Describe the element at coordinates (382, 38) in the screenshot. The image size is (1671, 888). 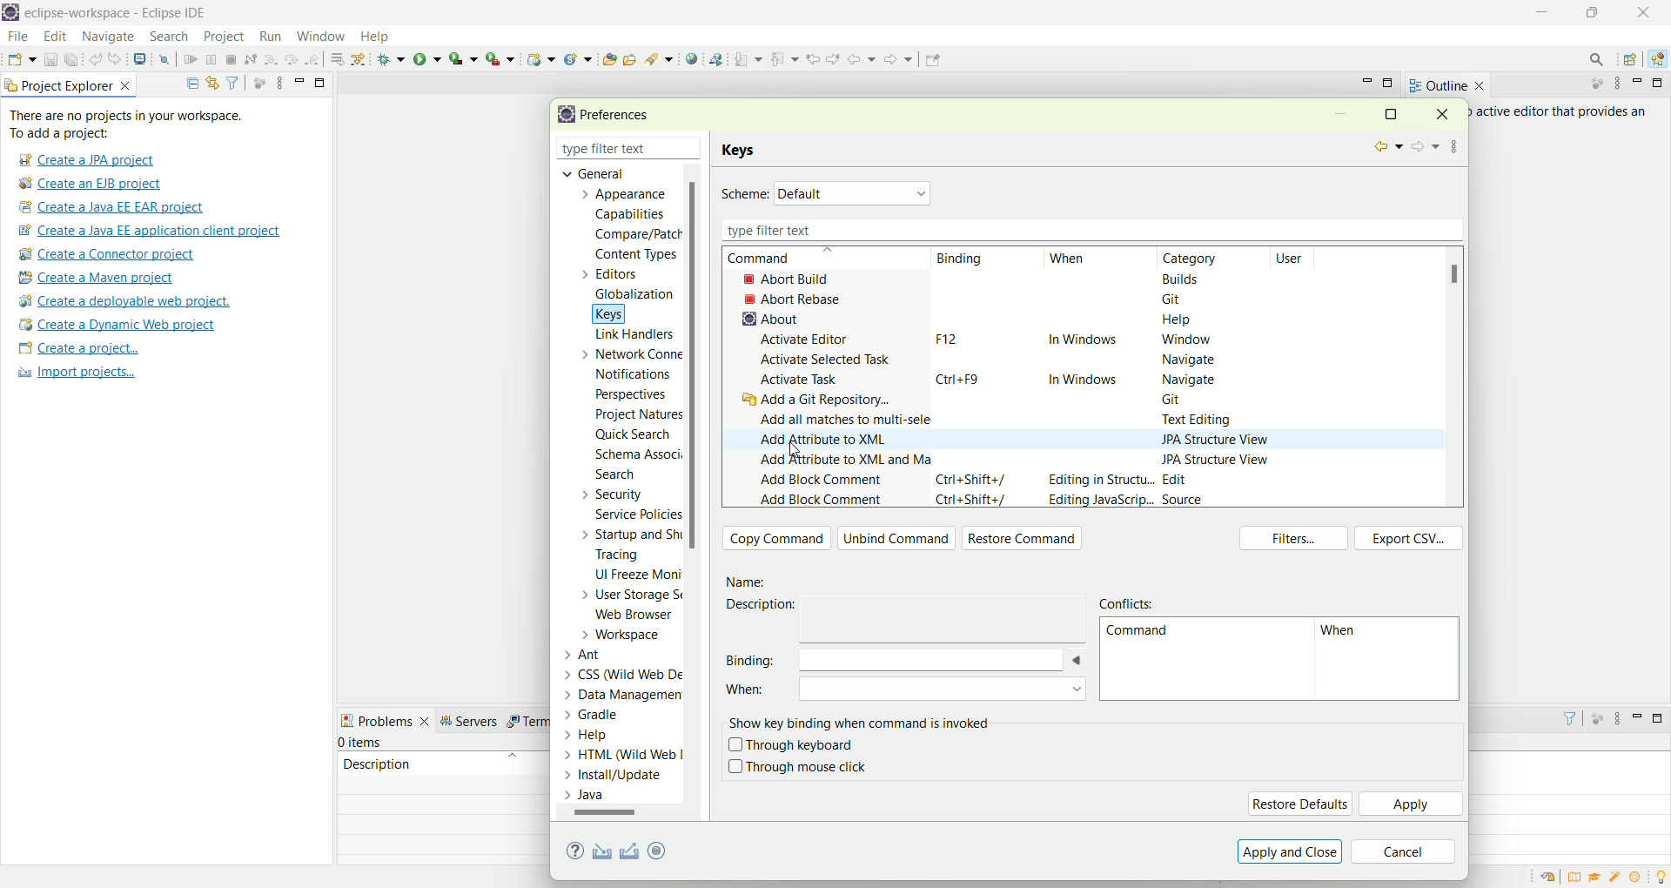
I see `help` at that location.